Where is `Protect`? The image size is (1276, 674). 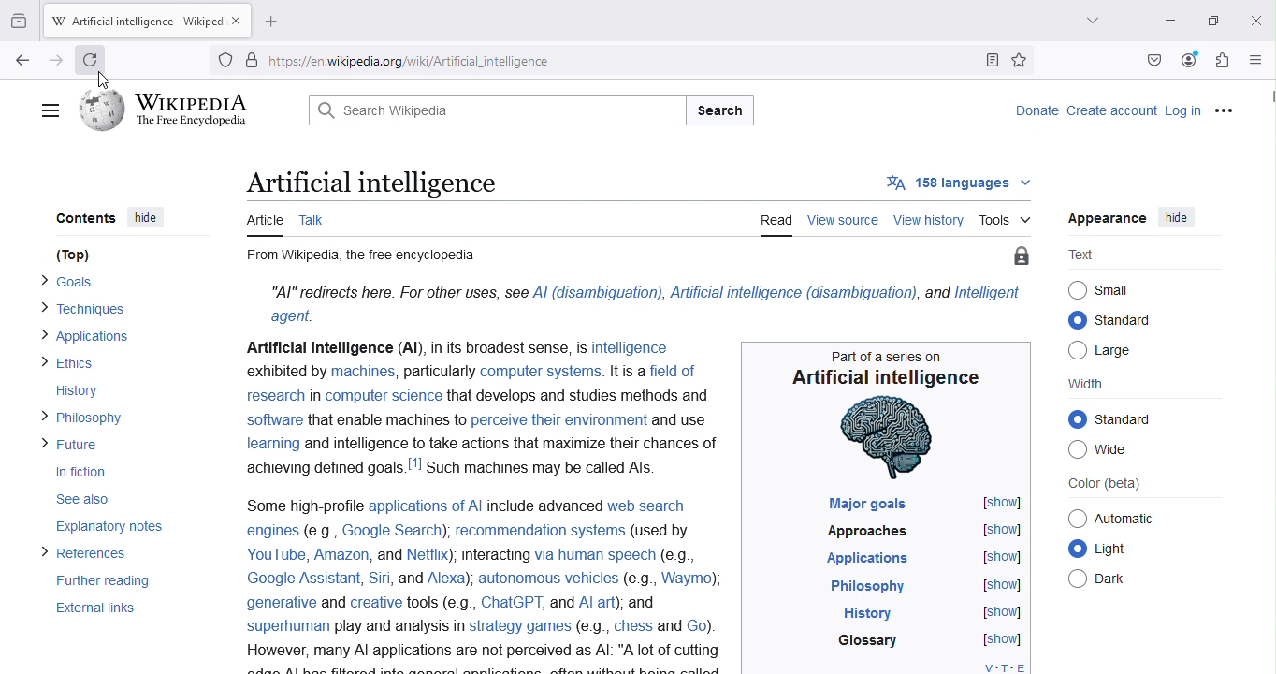 Protect is located at coordinates (1027, 256).